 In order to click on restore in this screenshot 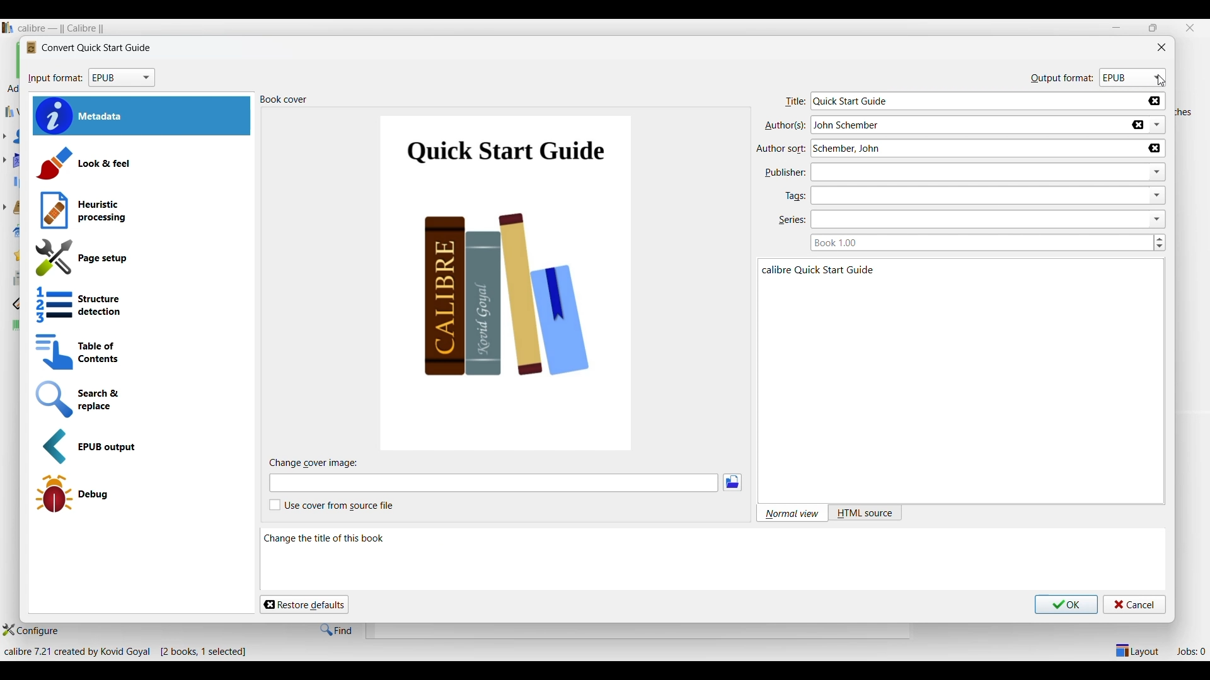, I will do `click(1153, 28)`.